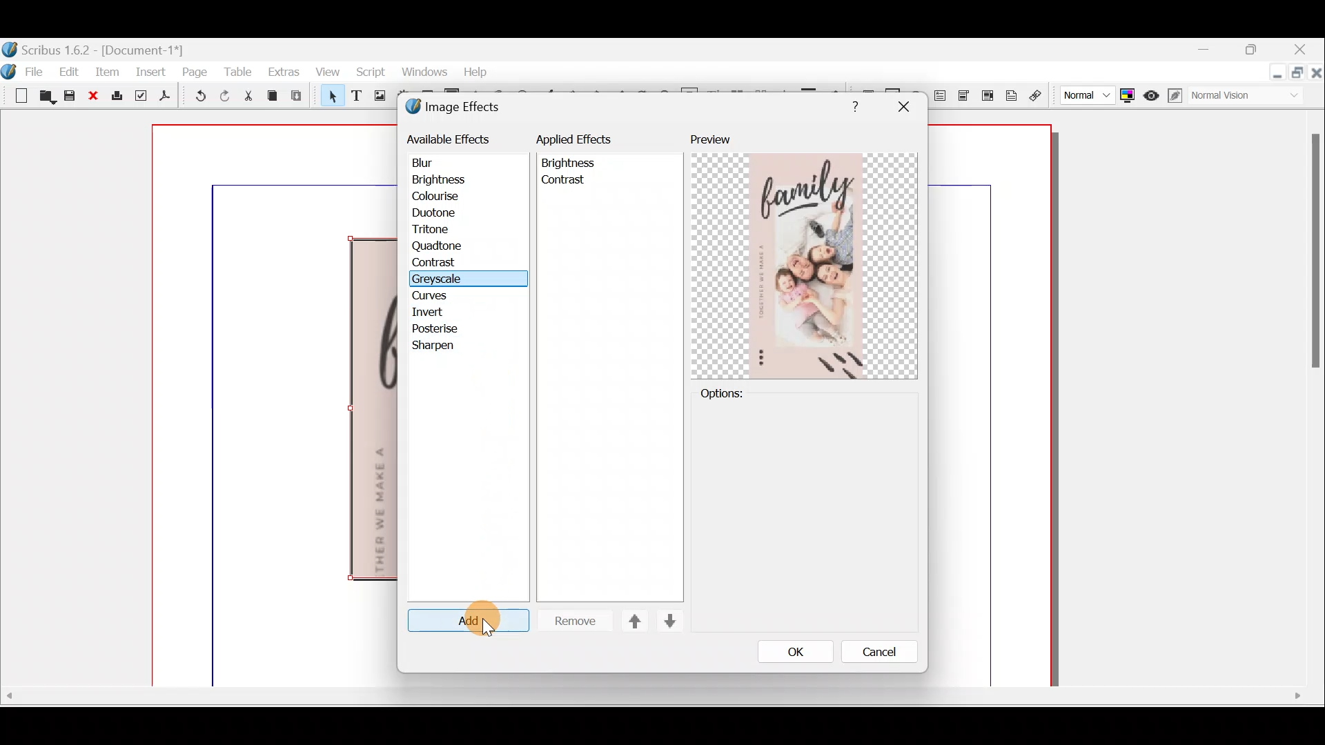  Describe the element at coordinates (37, 72) in the screenshot. I see `File` at that location.